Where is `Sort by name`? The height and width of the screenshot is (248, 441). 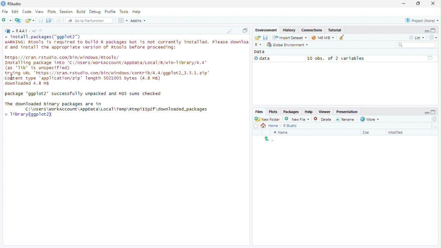 Sort by name is located at coordinates (283, 132).